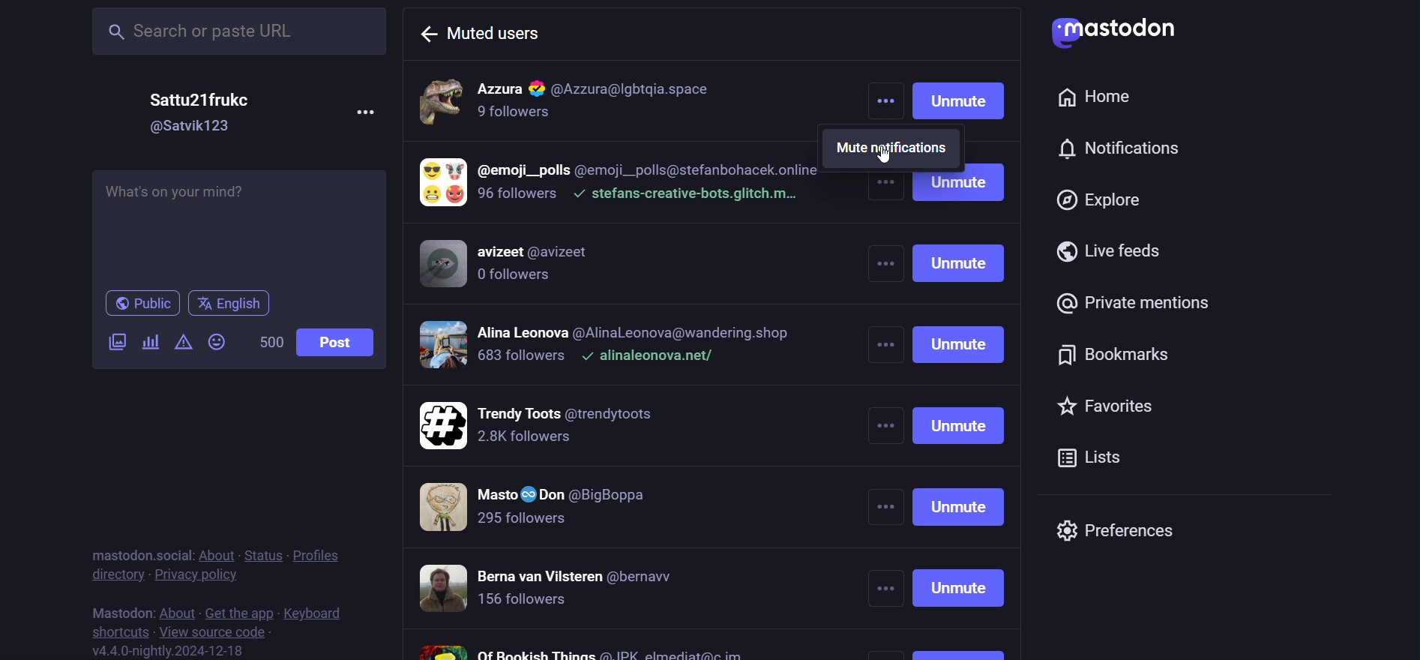 The height and width of the screenshot is (660, 1420). Describe the element at coordinates (368, 113) in the screenshot. I see `more` at that location.